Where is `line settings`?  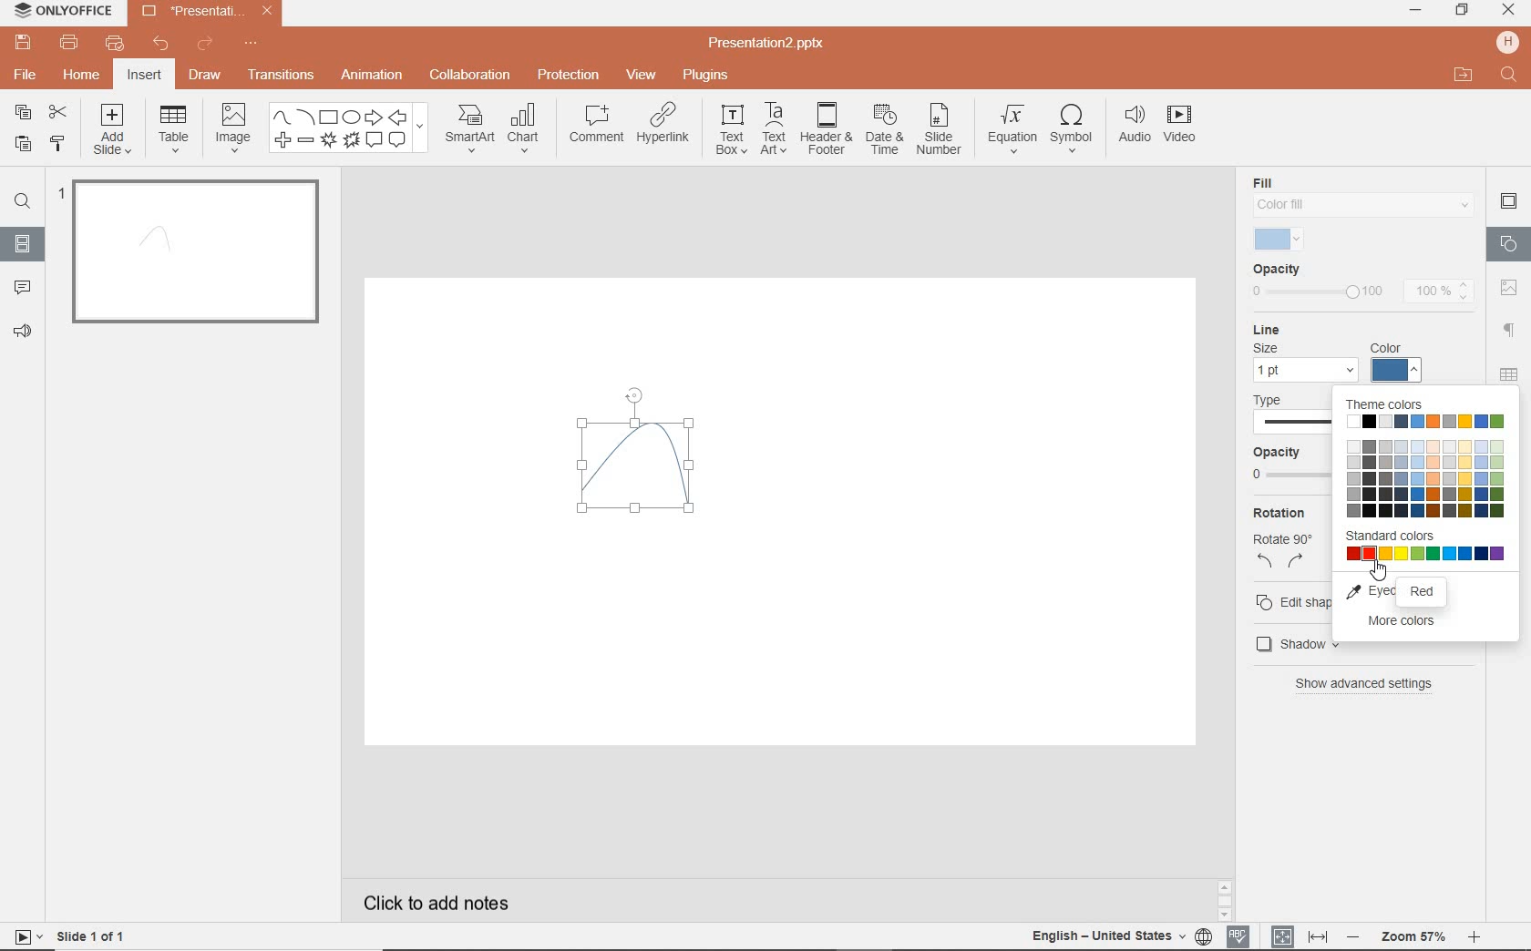 line settings is located at coordinates (1301, 352).